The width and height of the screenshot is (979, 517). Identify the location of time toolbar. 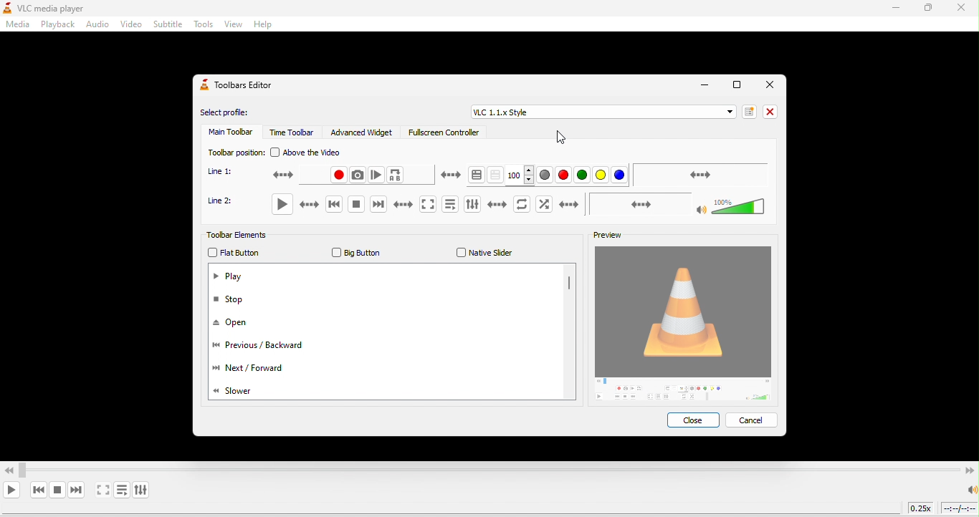
(293, 132).